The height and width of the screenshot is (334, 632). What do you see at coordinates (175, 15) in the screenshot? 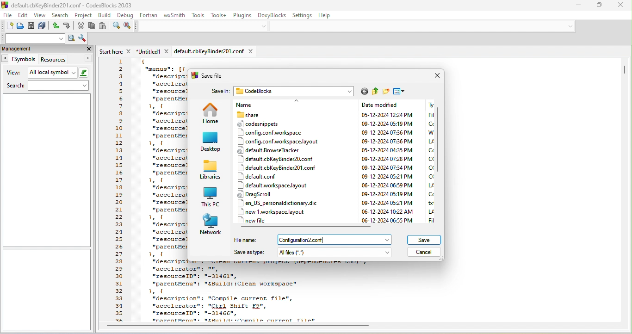
I see `wxsmith` at bounding box center [175, 15].